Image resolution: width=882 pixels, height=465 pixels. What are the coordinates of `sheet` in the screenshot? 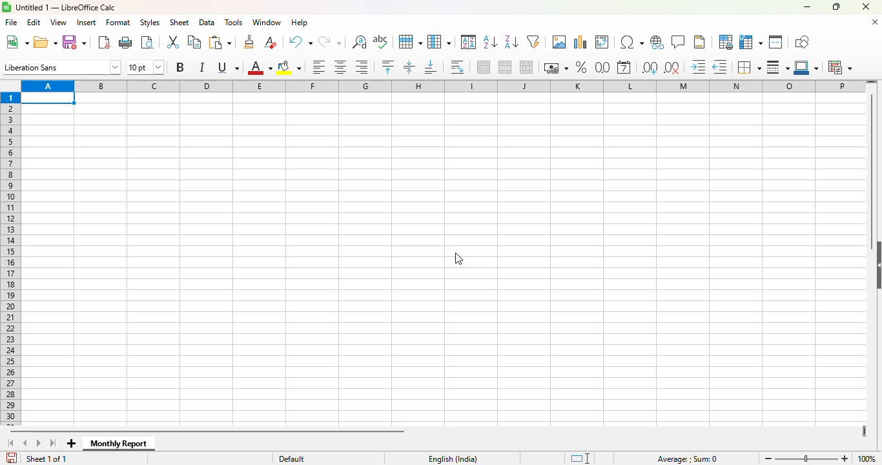 It's located at (179, 22).